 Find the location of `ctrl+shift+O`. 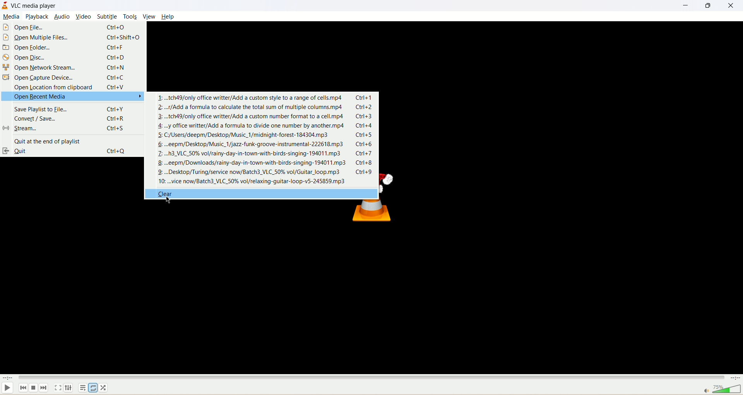

ctrl+shift+O is located at coordinates (124, 38).